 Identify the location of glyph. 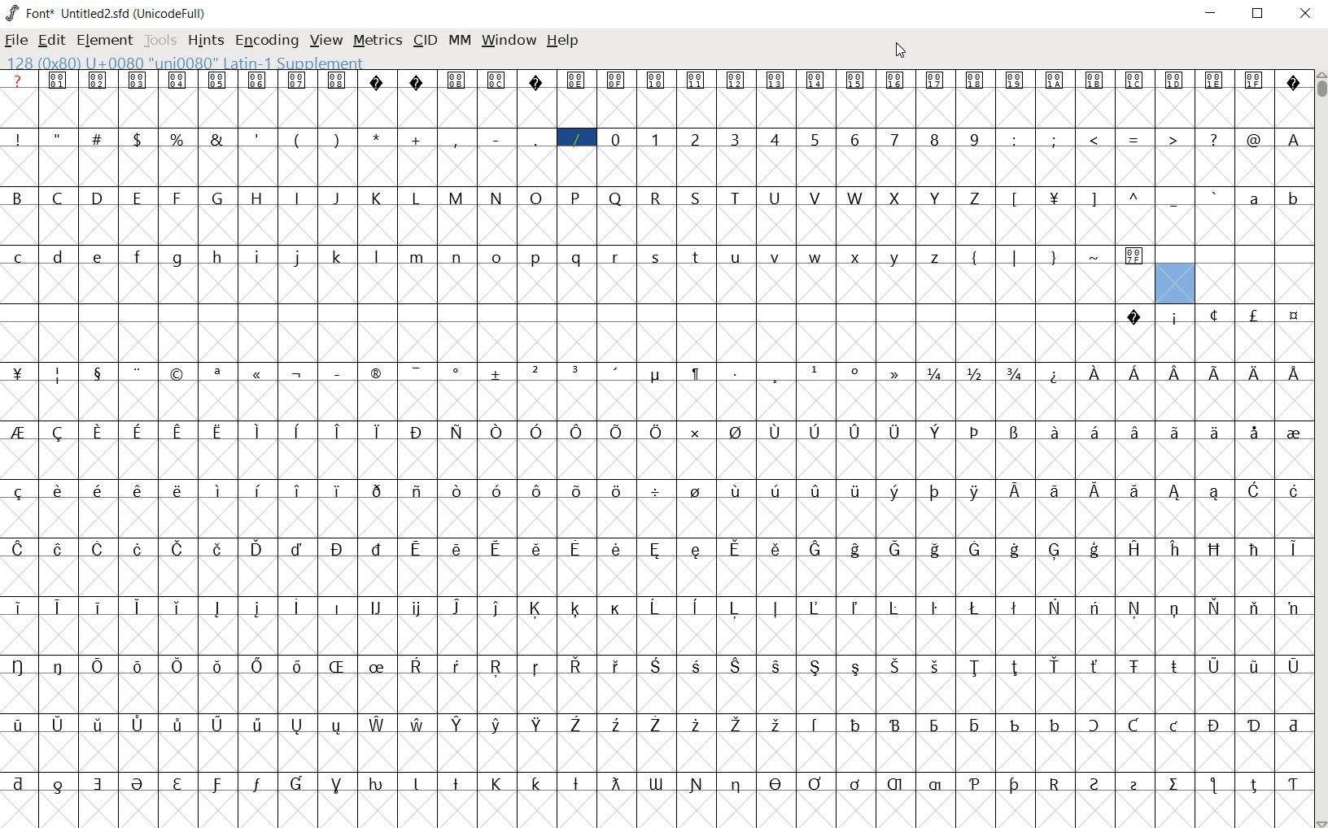
(736, 786).